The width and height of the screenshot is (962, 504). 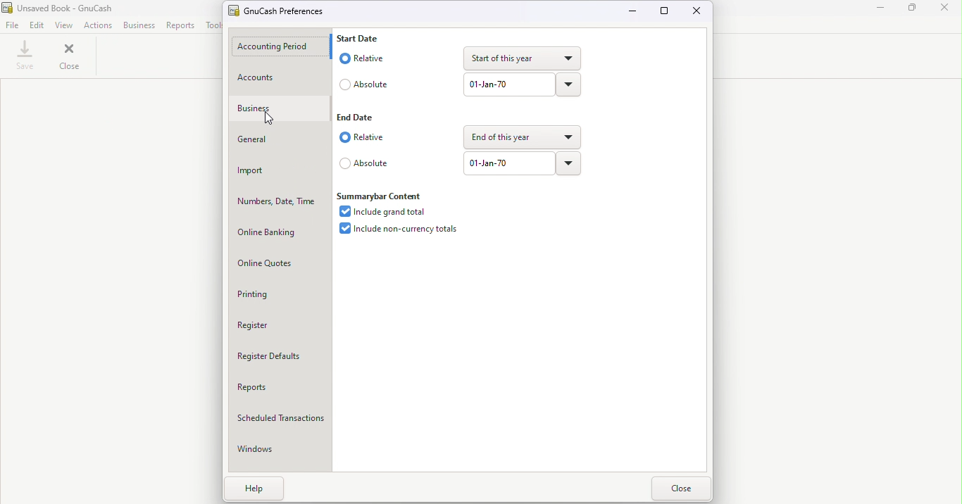 What do you see at coordinates (69, 58) in the screenshot?
I see `Close` at bounding box center [69, 58].